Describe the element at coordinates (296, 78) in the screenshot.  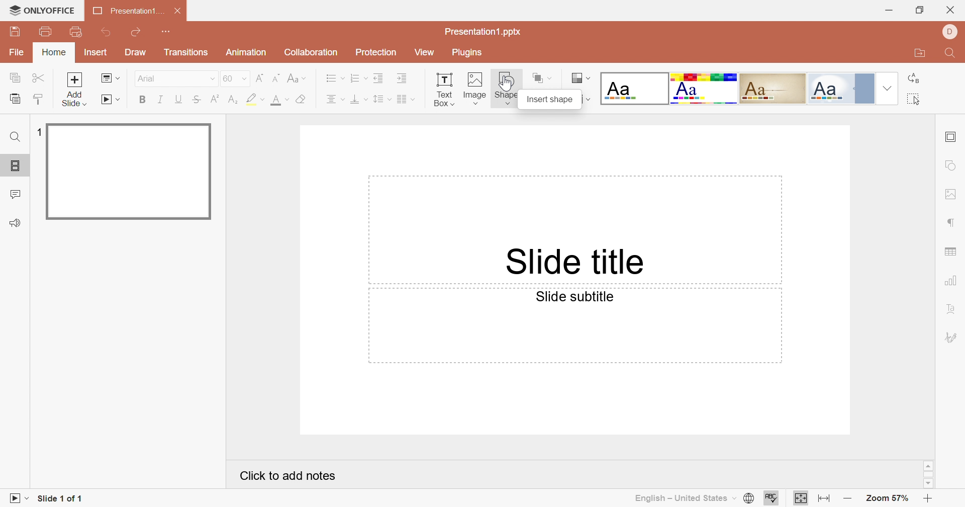
I see `Change case` at that location.